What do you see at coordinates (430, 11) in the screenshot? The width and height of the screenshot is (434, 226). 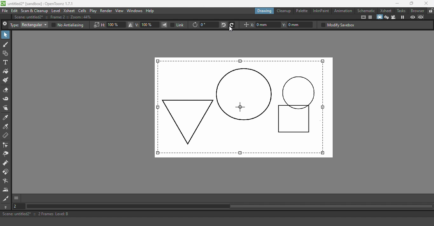 I see `Lock rooms tab` at bounding box center [430, 11].